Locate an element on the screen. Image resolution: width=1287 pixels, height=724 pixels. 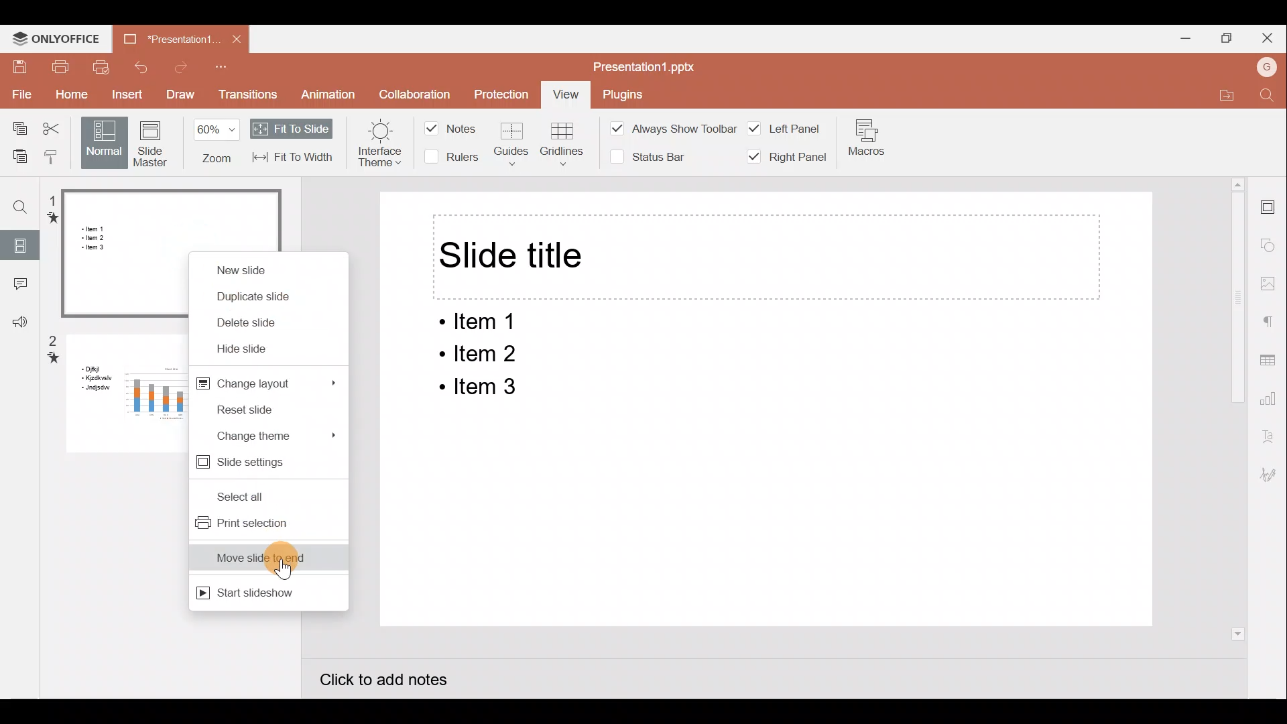
Save is located at coordinates (17, 67).